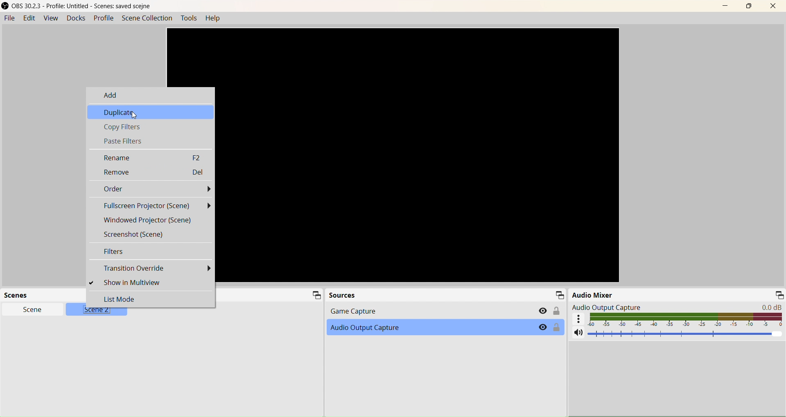 Image resolution: width=786 pixels, height=417 pixels. Describe the element at coordinates (19, 295) in the screenshot. I see `Scene` at that location.